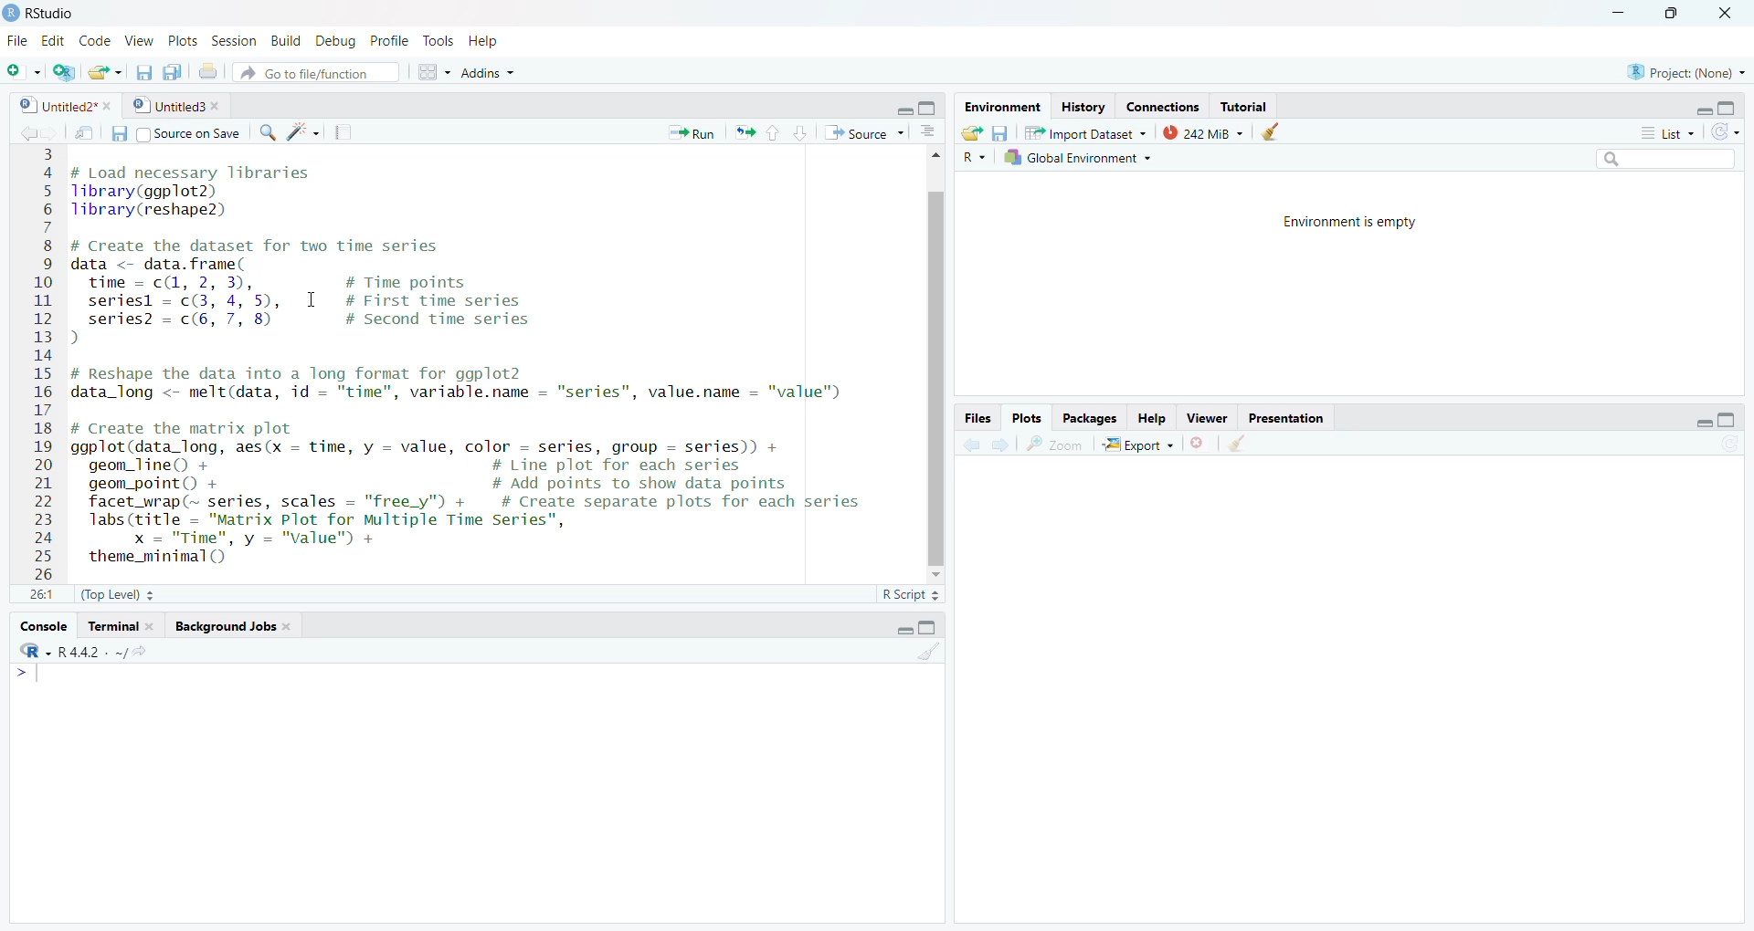 This screenshot has width=1754, height=931. What do you see at coordinates (972, 157) in the screenshot?
I see `R` at bounding box center [972, 157].